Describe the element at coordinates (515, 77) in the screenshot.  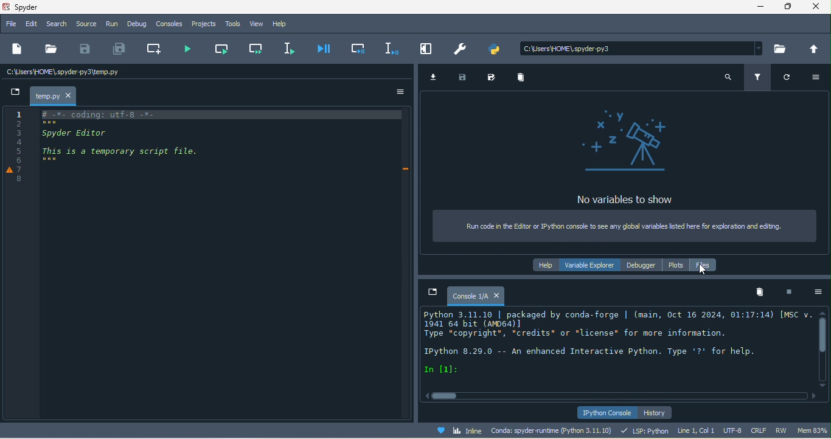
I see `remove` at that location.